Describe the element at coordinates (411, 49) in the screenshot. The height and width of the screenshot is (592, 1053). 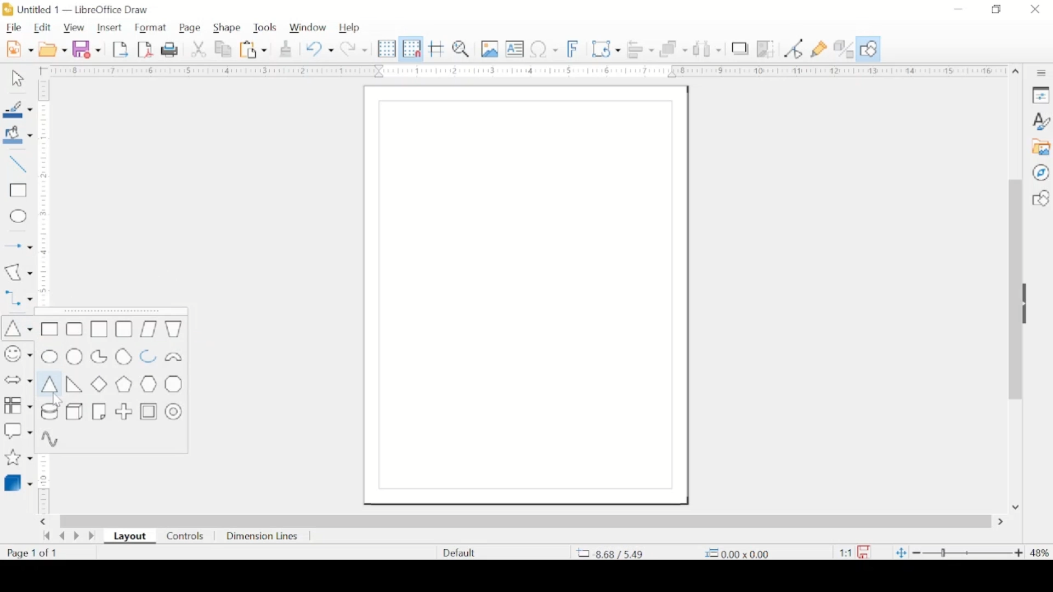
I see `snap to grid` at that location.